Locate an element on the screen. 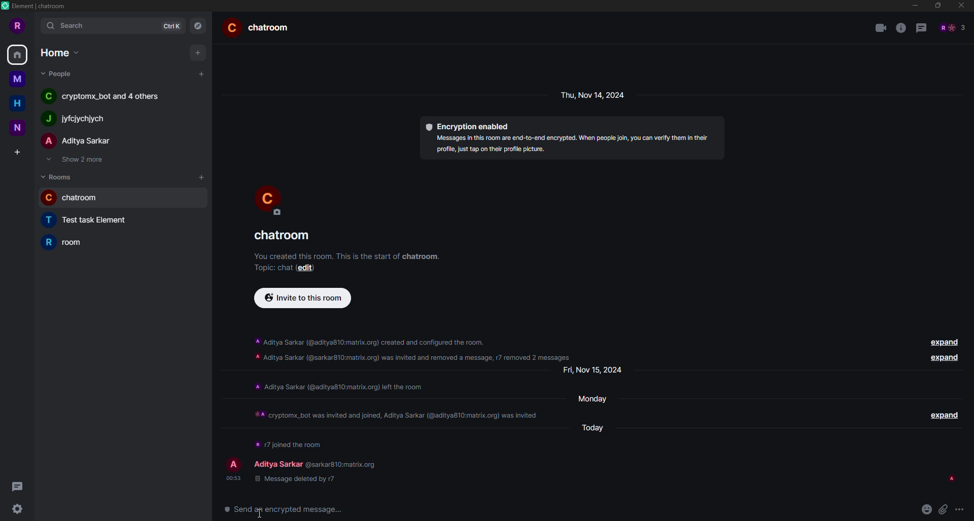 The width and height of the screenshot is (974, 521). cursor is located at coordinates (259, 517).